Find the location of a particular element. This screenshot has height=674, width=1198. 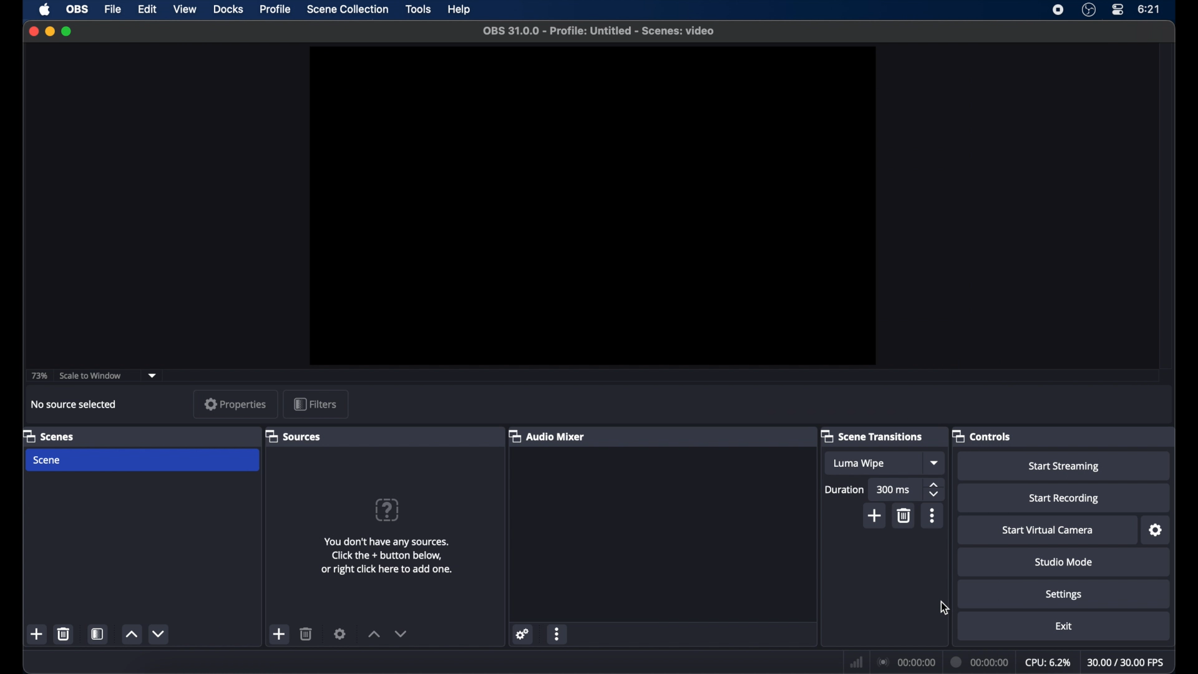

duration is located at coordinates (844, 489).